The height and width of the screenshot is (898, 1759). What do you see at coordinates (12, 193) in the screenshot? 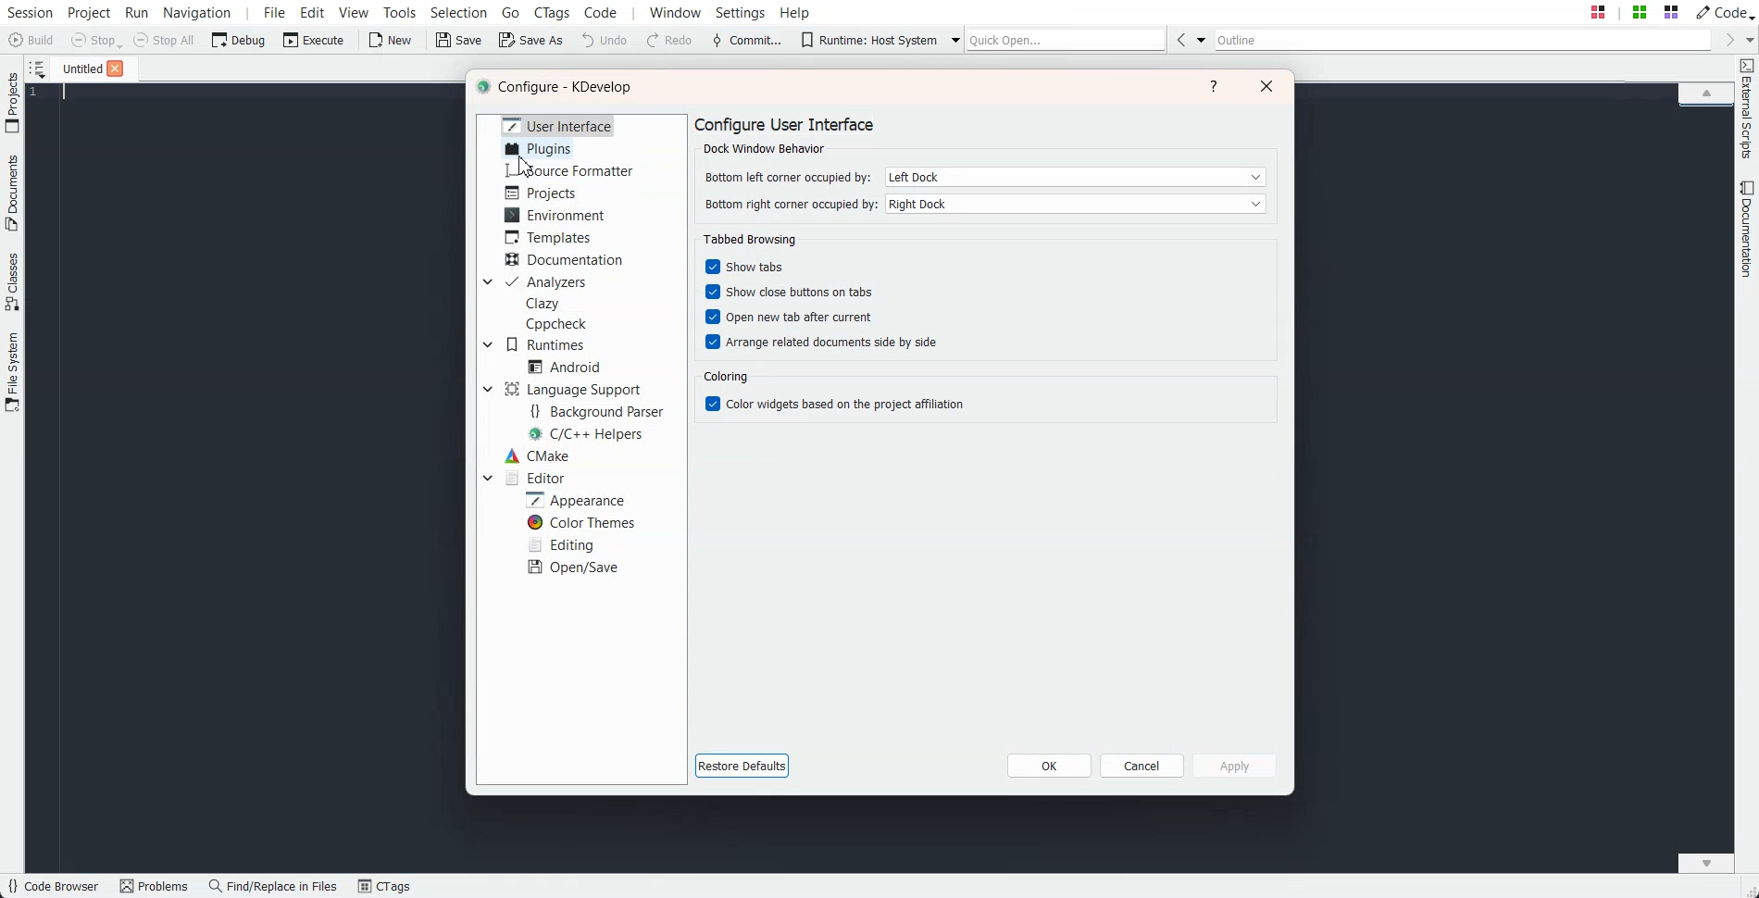
I see `Documents` at bounding box center [12, 193].